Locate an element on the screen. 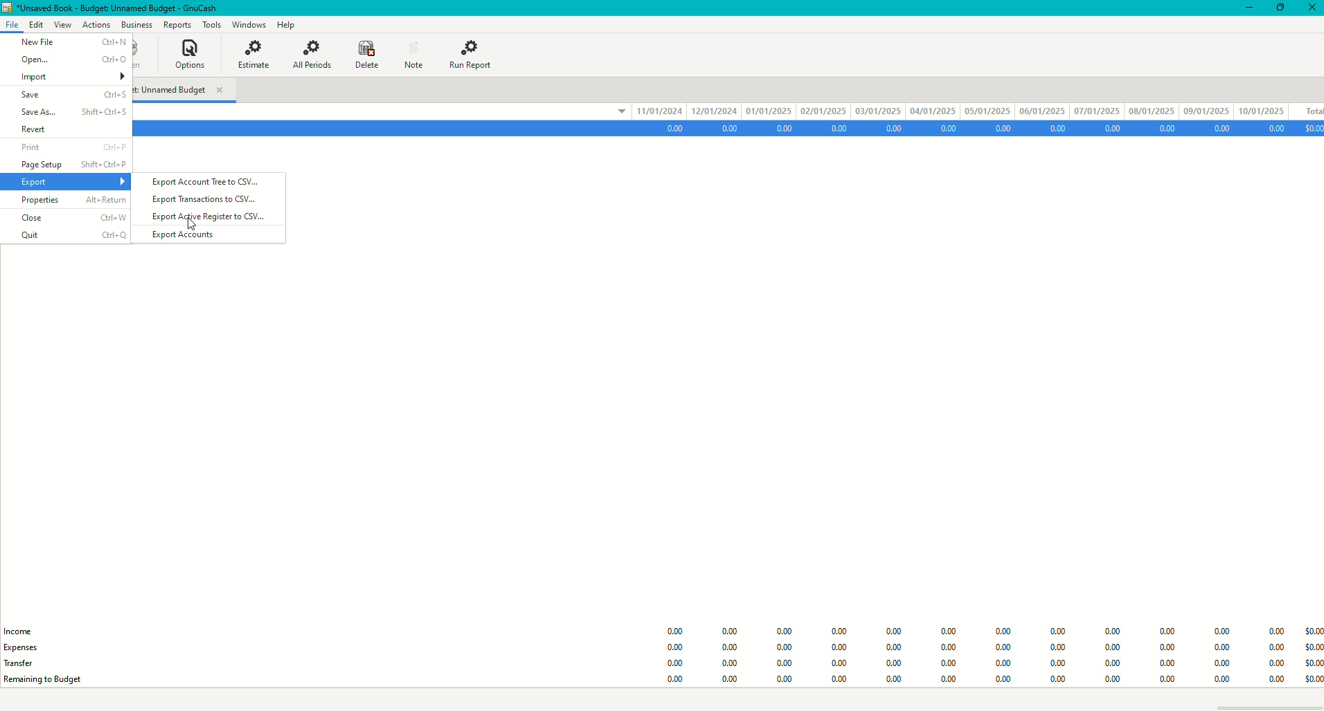 This screenshot has height=711, width=1324. File is located at coordinates (12, 23).